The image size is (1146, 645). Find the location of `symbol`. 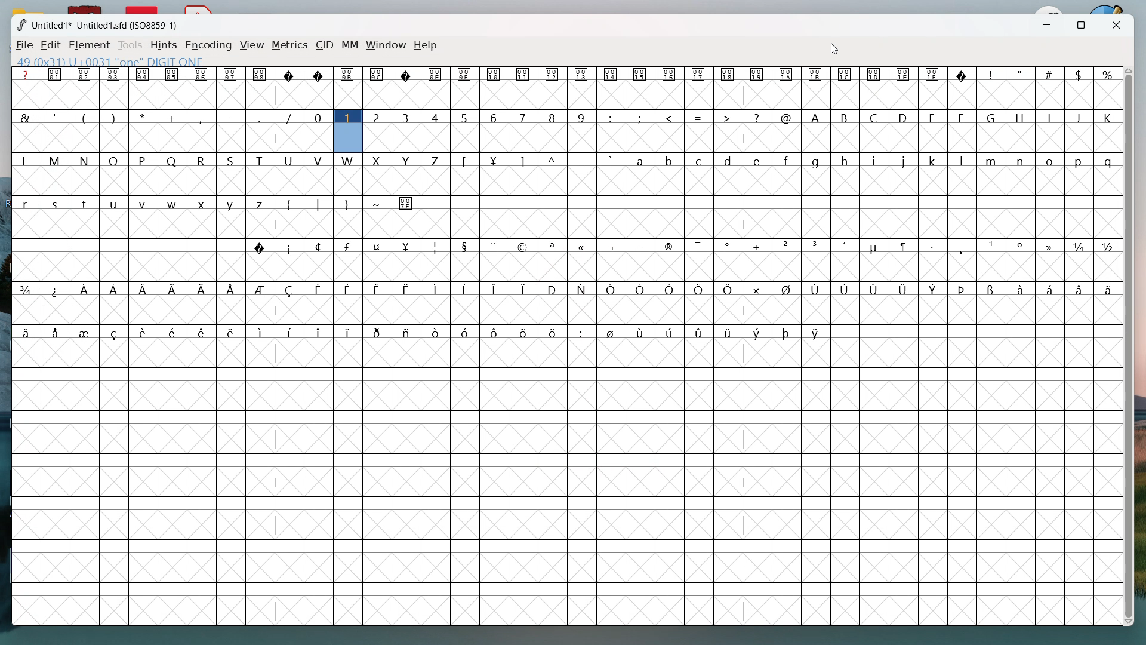

symbol is located at coordinates (731, 332).